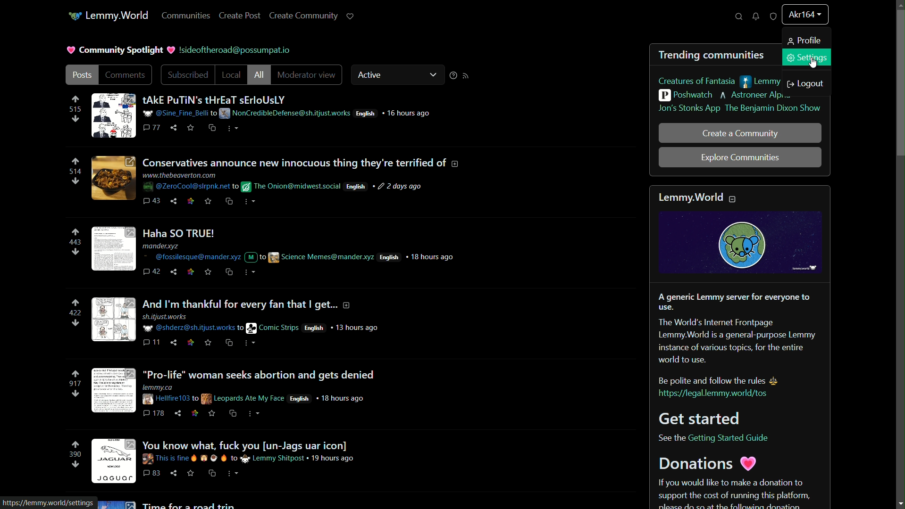 The height and width of the screenshot is (509, 905). I want to click on post-1, so click(260, 115).